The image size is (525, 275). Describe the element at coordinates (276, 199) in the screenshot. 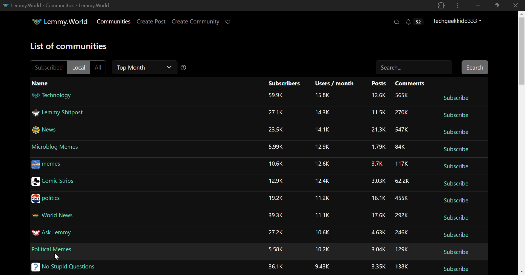

I see `Amount` at that location.